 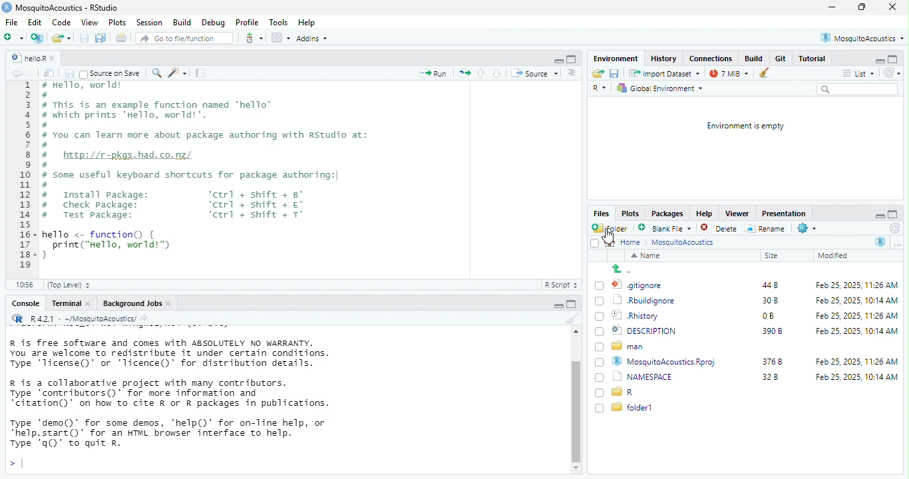 What do you see at coordinates (836, 255) in the screenshot?
I see `modified` at bounding box center [836, 255].